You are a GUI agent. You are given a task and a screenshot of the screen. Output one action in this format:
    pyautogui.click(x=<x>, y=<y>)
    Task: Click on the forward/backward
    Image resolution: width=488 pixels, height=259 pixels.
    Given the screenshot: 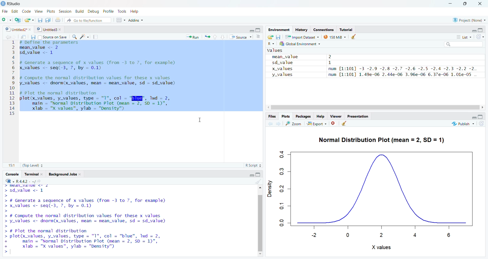 What is the action you would take?
    pyautogui.click(x=9, y=37)
    